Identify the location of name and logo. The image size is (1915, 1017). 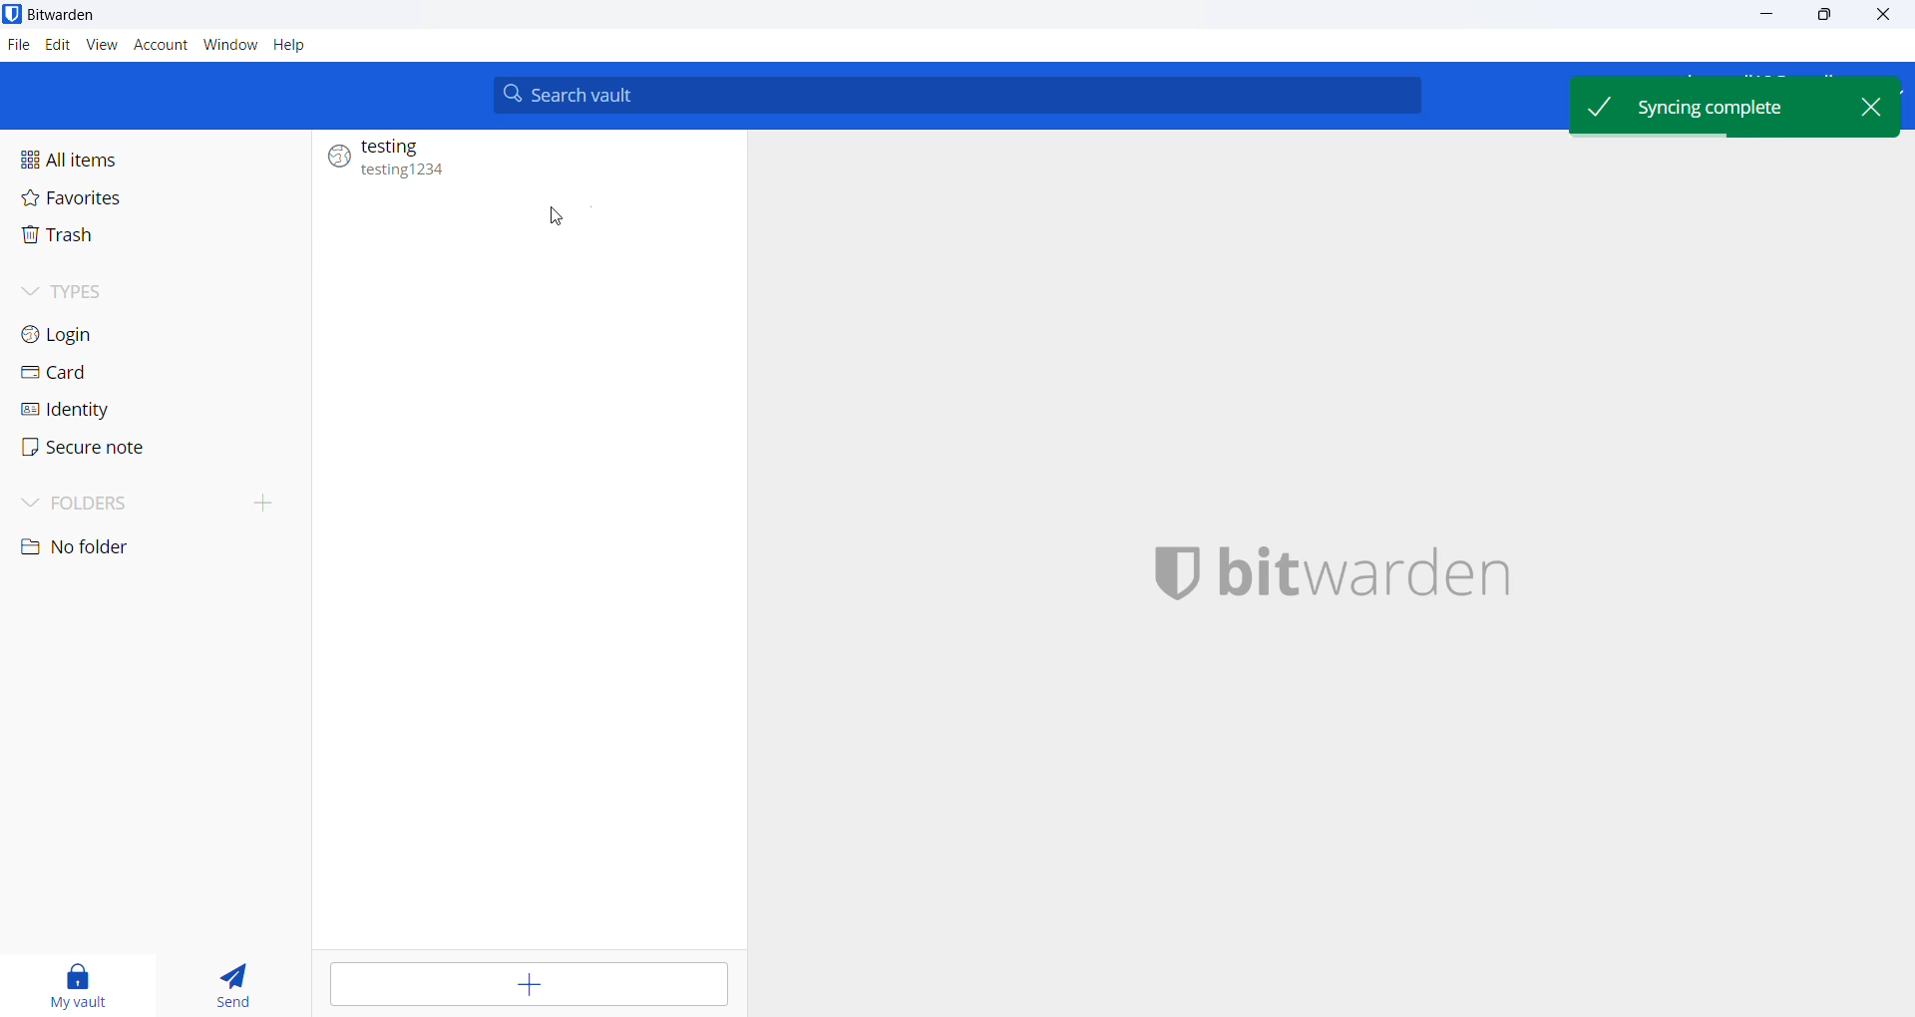
(1338, 582).